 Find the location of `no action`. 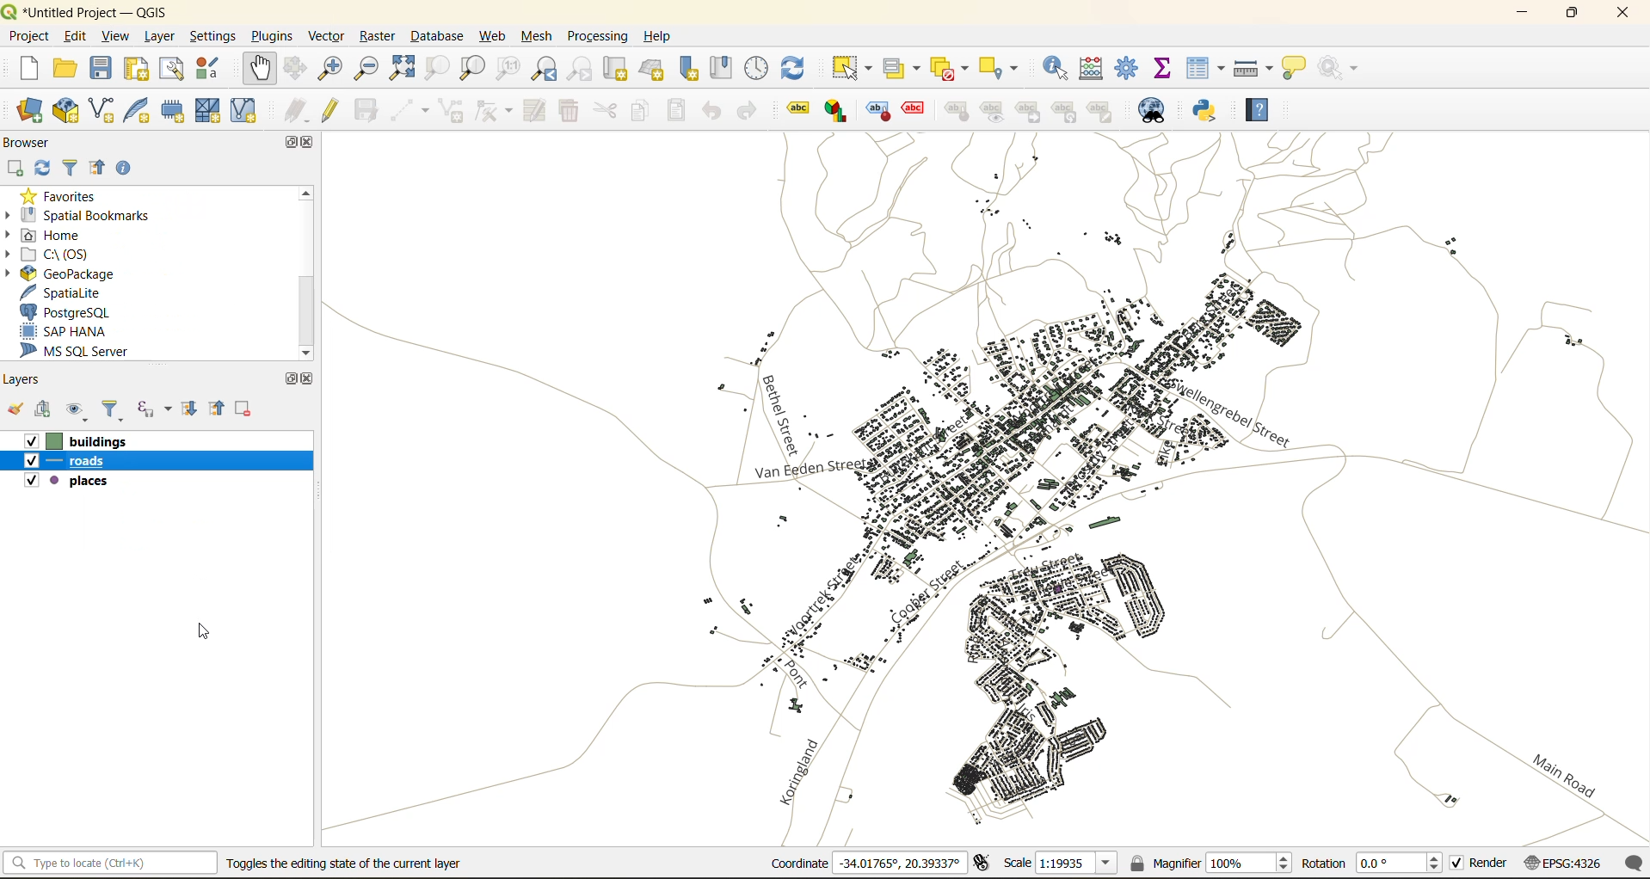

no action is located at coordinates (1342, 70).